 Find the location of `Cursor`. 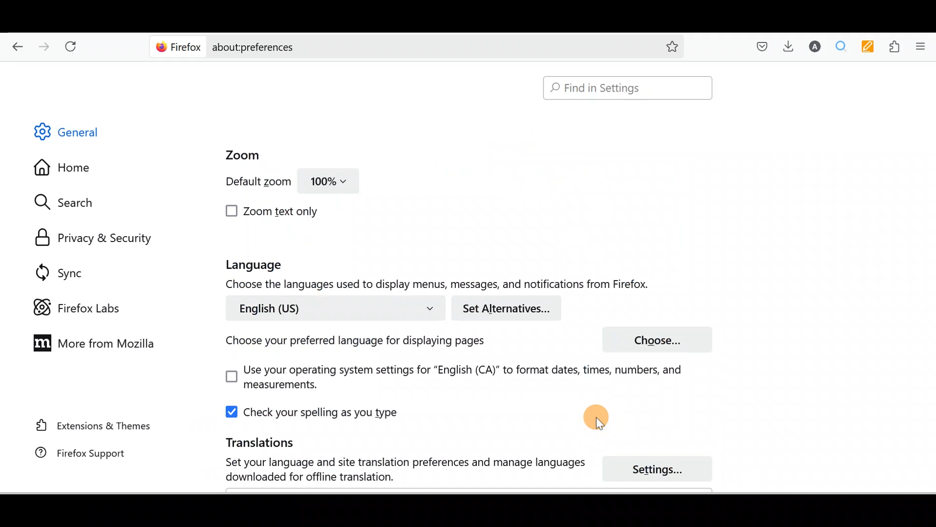

Cursor is located at coordinates (601, 416).